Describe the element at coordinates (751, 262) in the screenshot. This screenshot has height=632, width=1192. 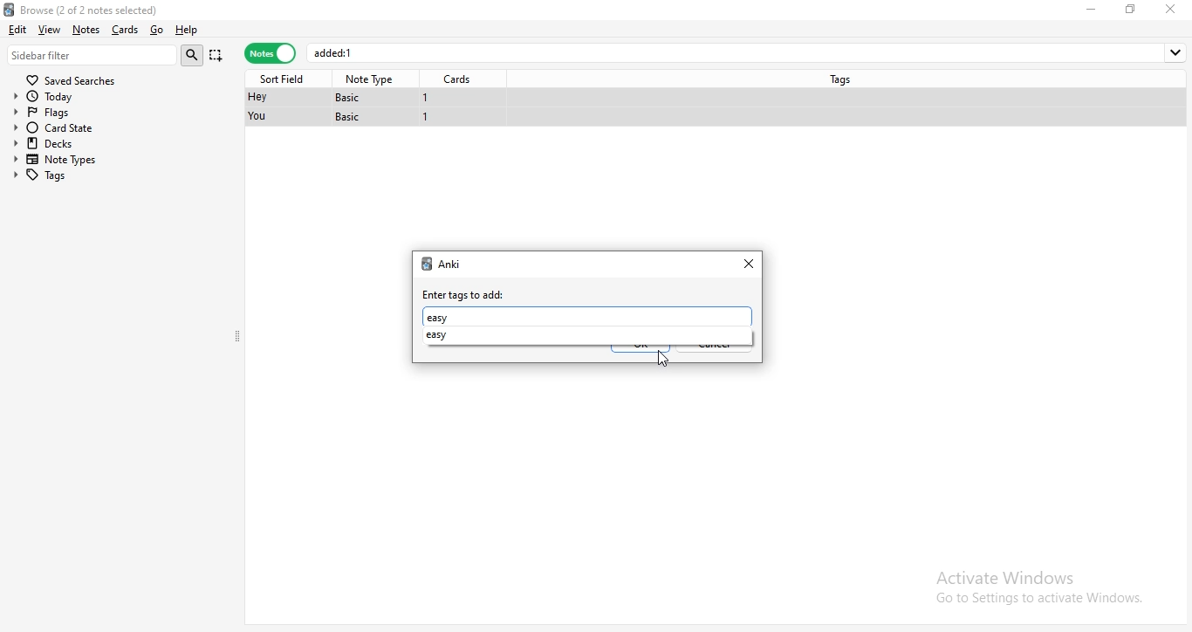
I see `close` at that location.